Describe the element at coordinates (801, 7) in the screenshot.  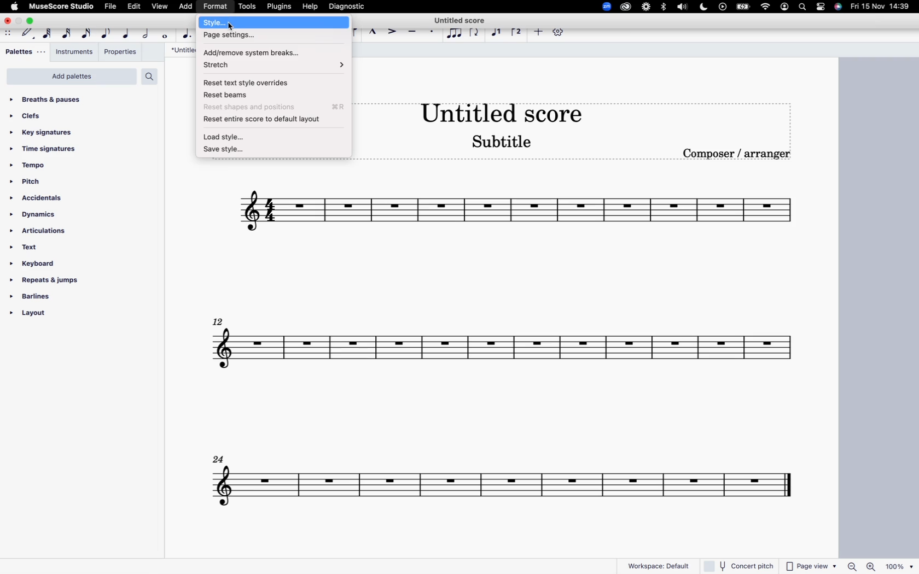
I see `seach` at that location.